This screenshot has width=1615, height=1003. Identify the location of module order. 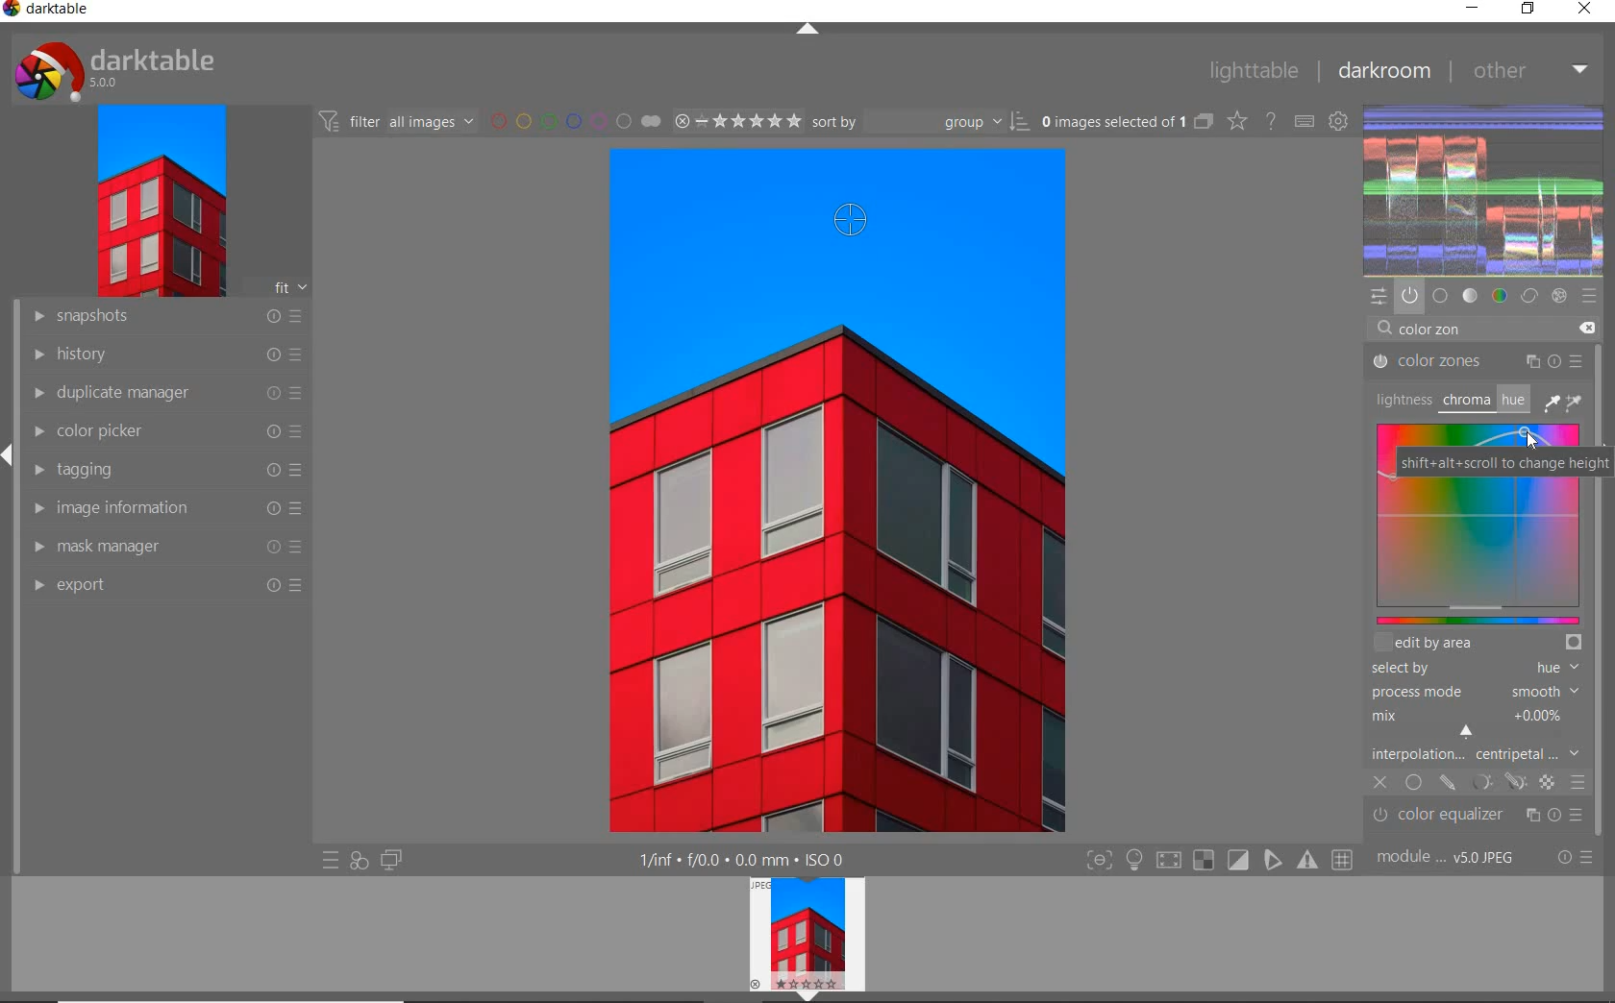
(1451, 859).